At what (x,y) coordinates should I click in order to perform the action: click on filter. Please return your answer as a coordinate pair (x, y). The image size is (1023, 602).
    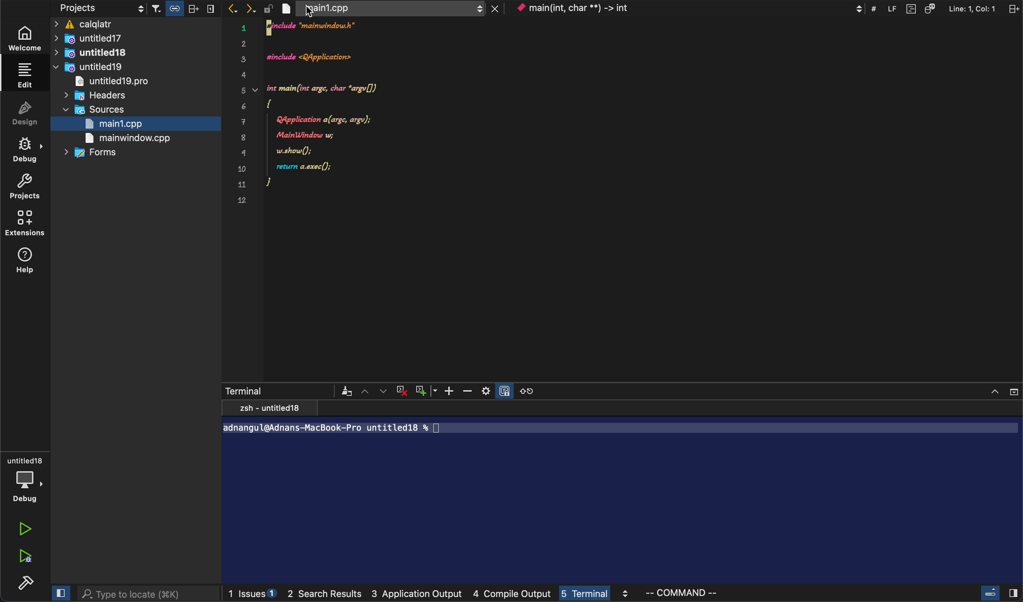
    Looking at the image, I should click on (347, 391).